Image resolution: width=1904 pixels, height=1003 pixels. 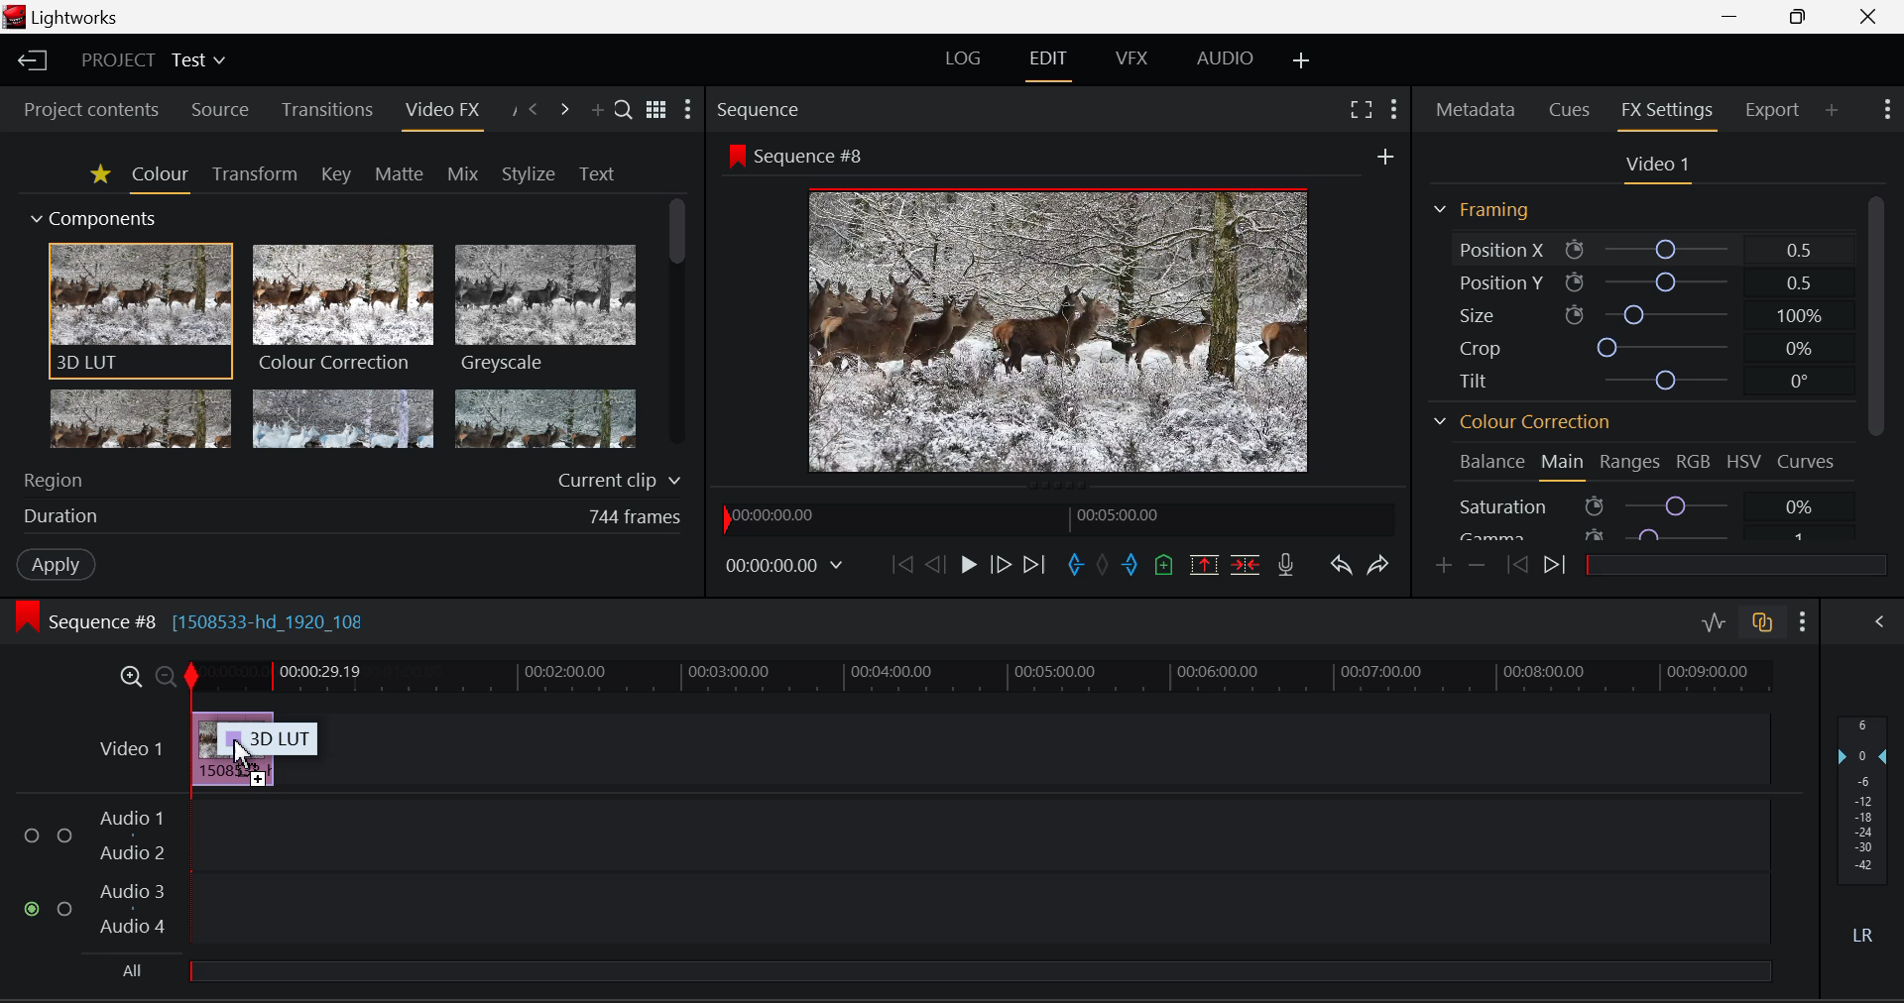 What do you see at coordinates (464, 170) in the screenshot?
I see `Mix` at bounding box center [464, 170].